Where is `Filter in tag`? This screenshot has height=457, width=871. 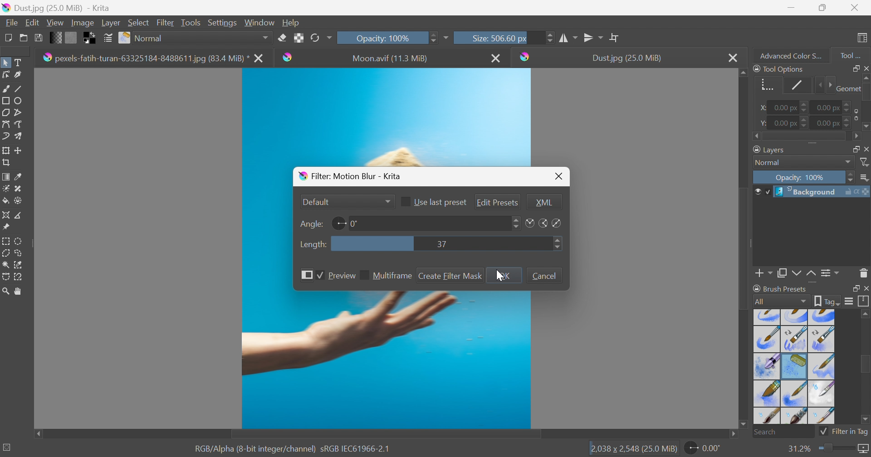
Filter in tag is located at coordinates (844, 432).